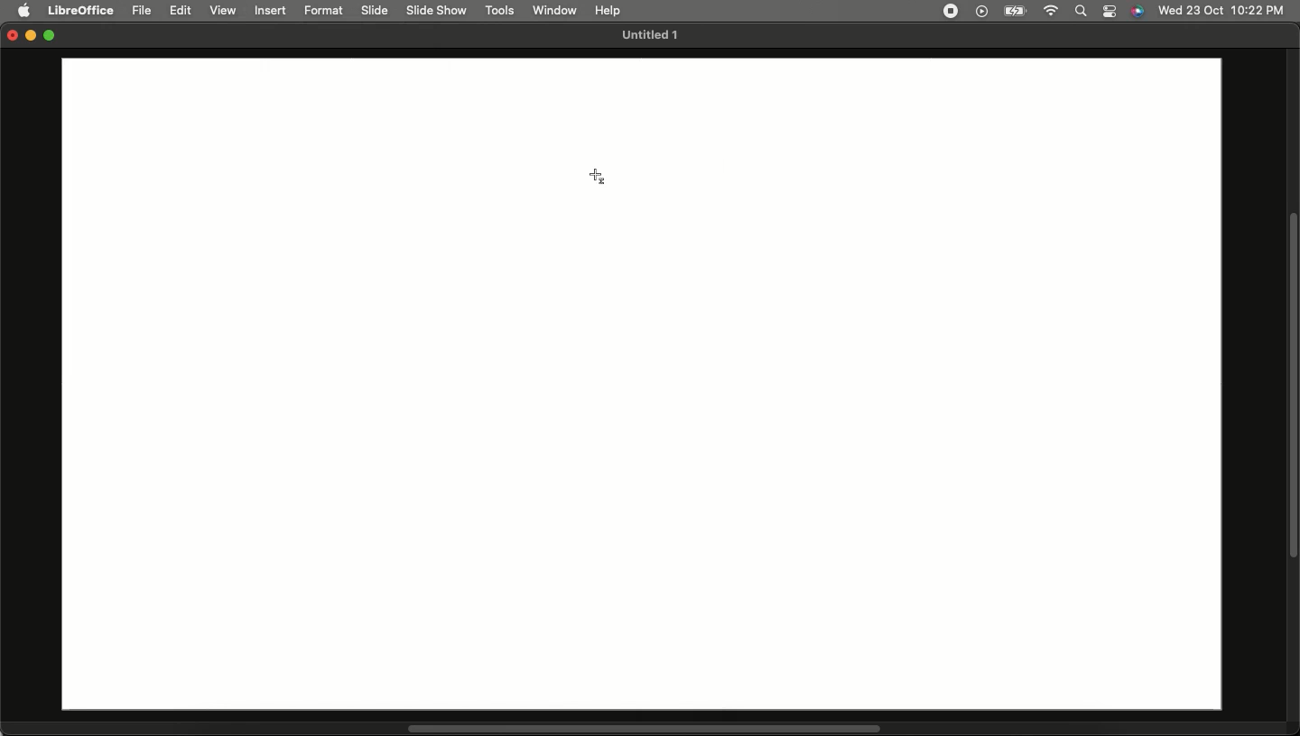  I want to click on Close, so click(9, 37).